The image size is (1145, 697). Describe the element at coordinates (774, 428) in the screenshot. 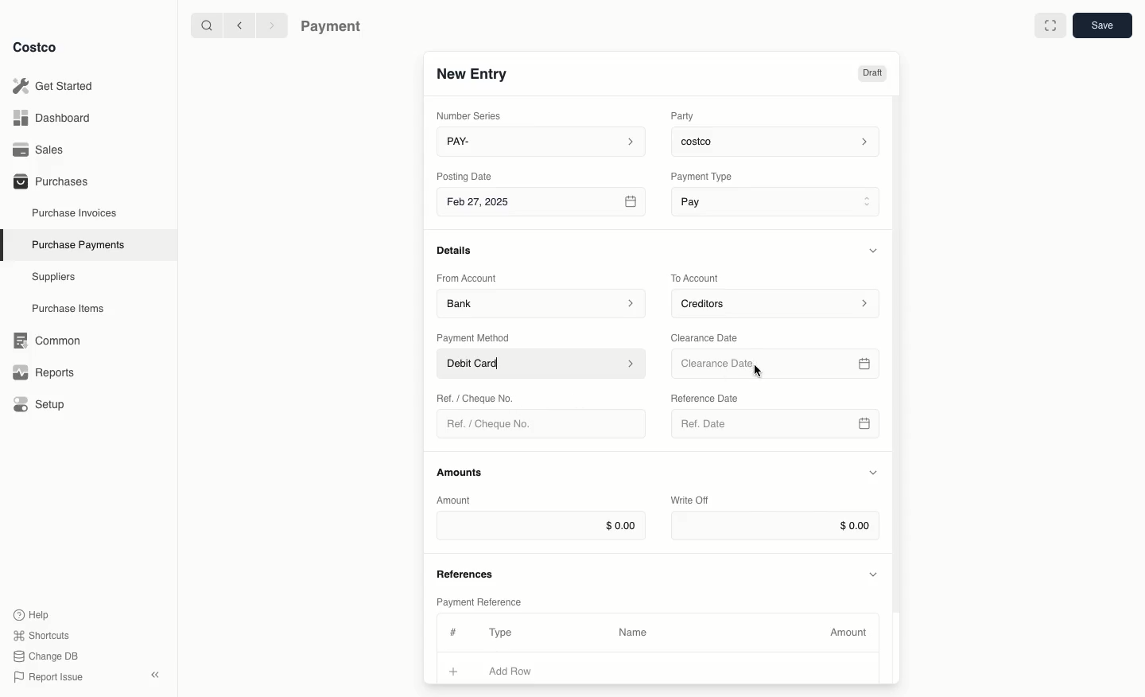

I see `Ref. Date` at that location.